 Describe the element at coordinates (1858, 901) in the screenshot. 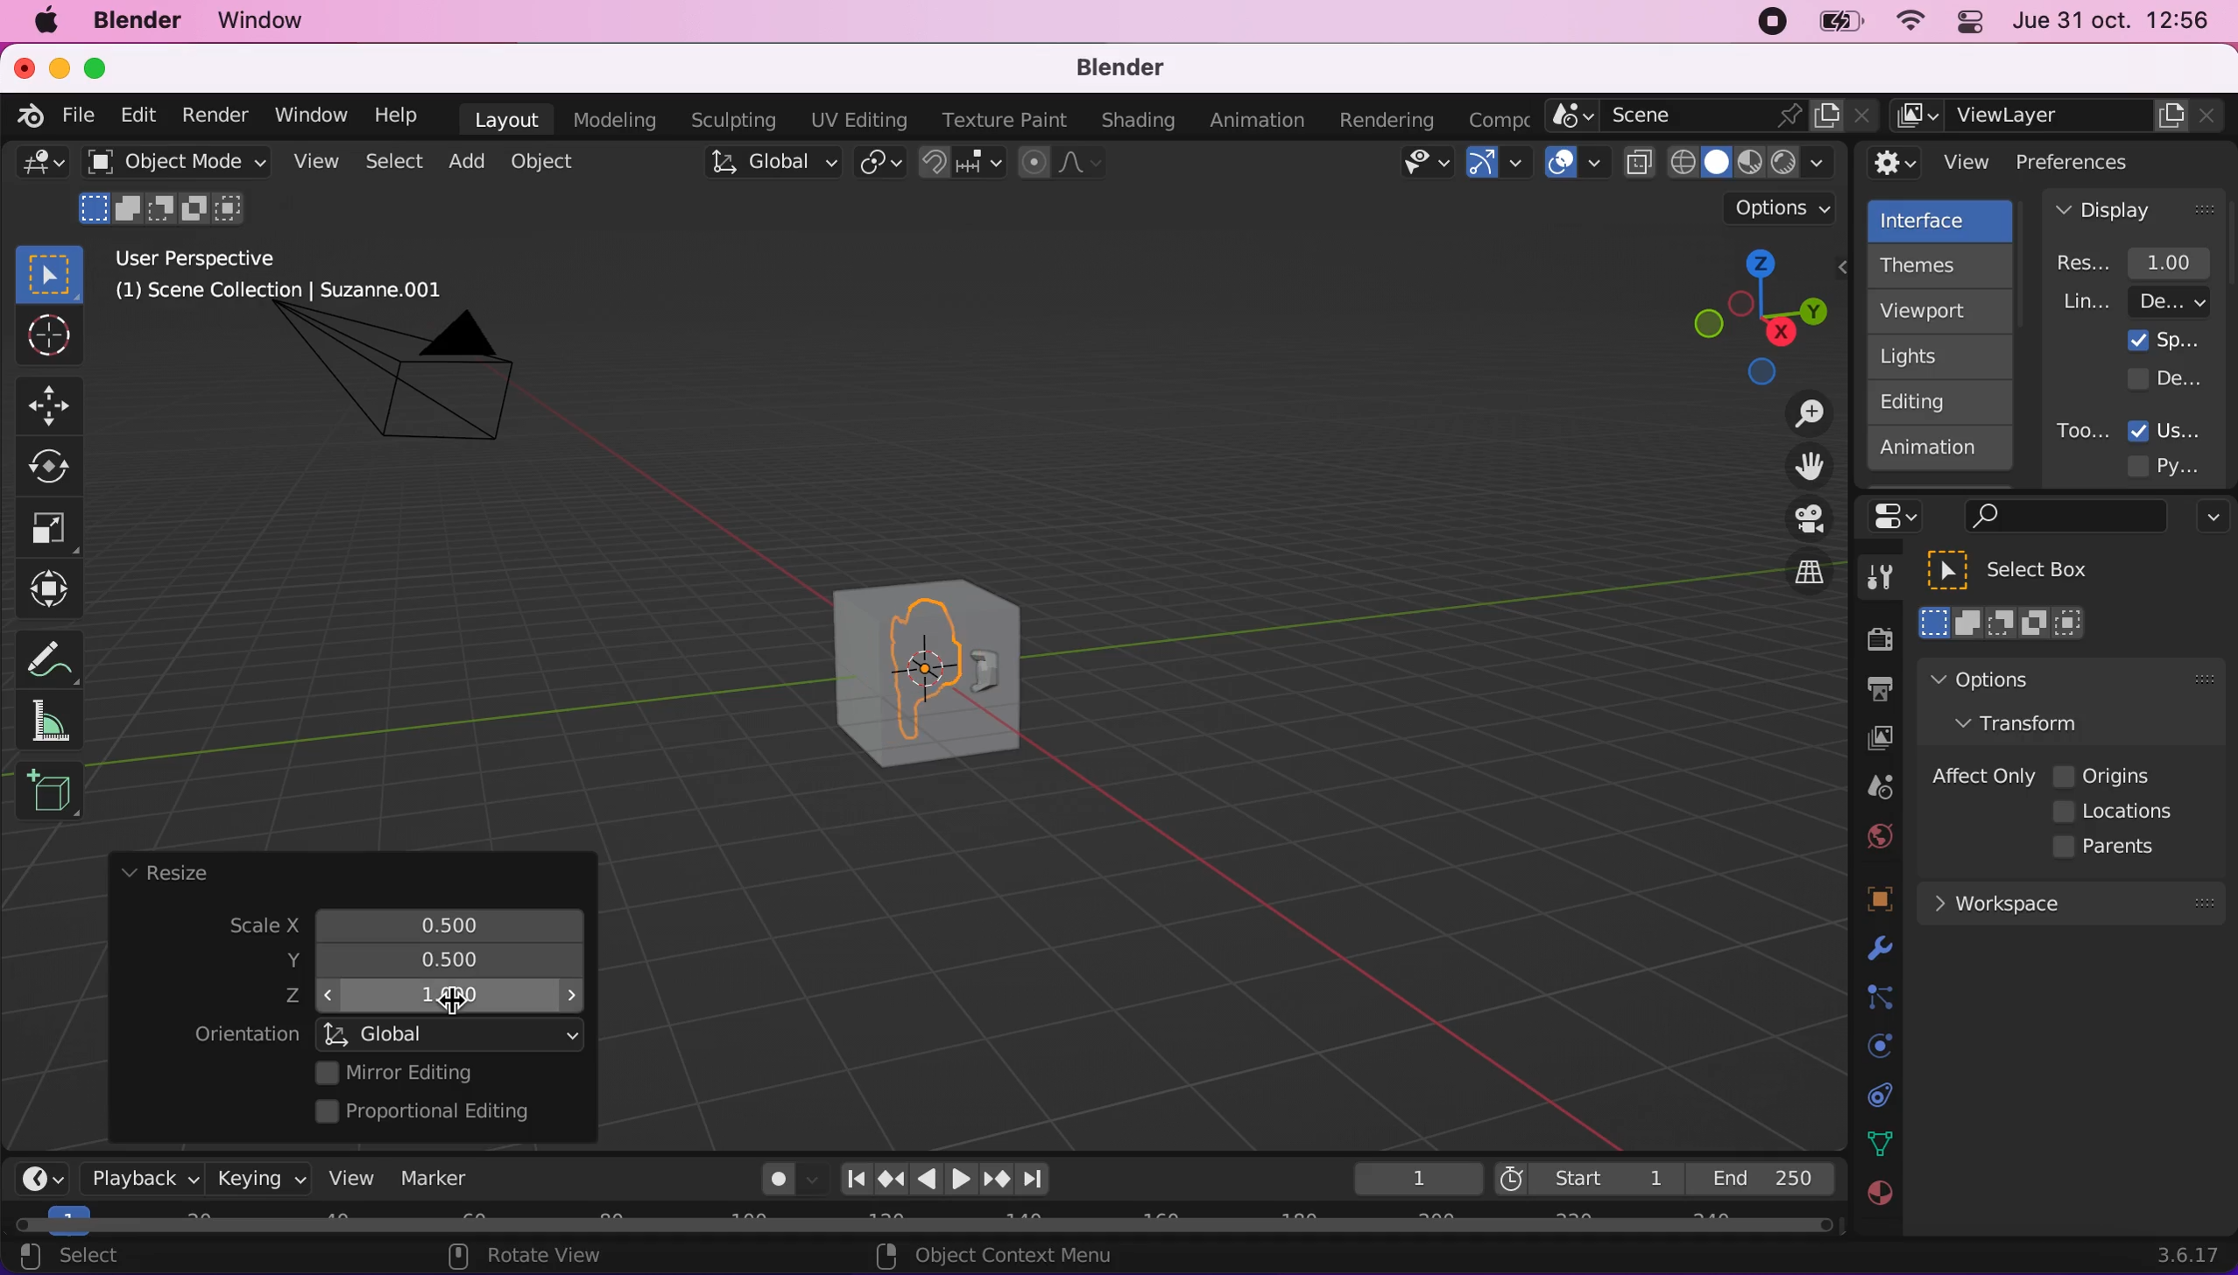

I see `objects` at that location.